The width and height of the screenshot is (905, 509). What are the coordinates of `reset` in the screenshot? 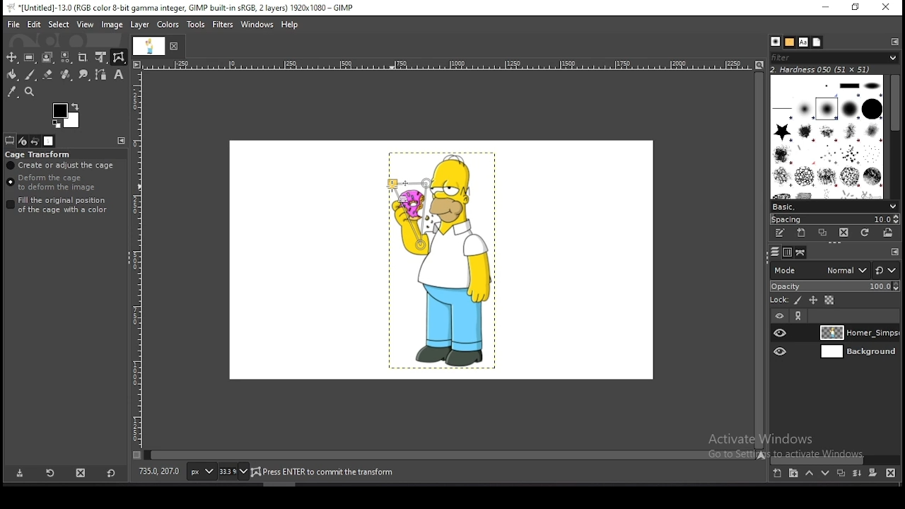 It's located at (110, 474).